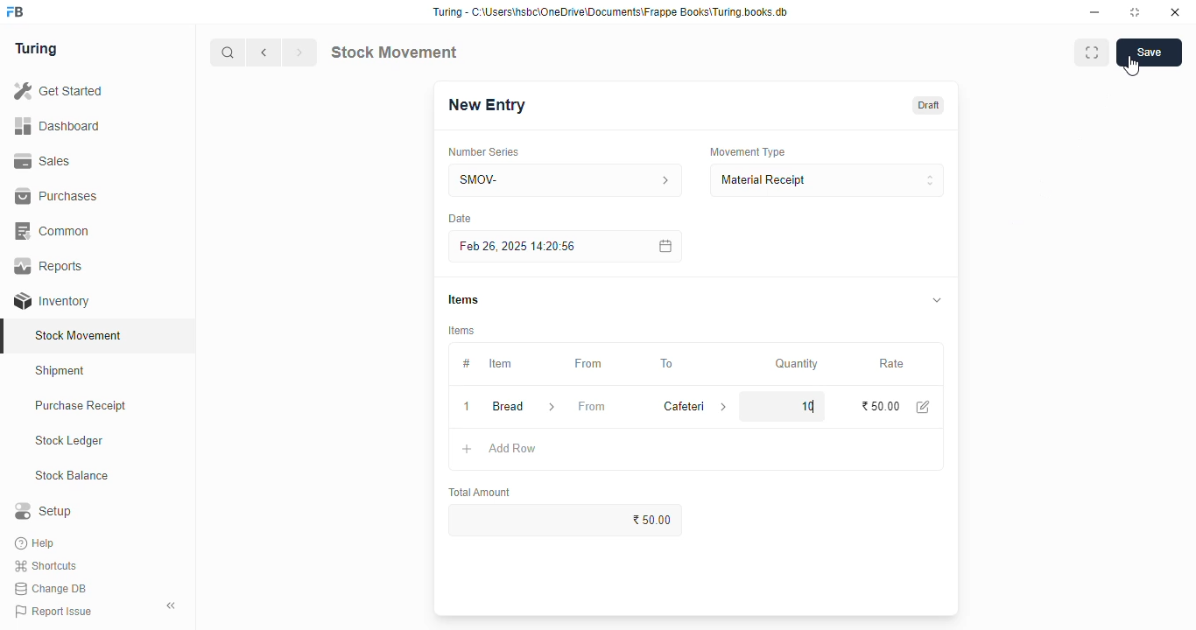  Describe the element at coordinates (938, 299) in the screenshot. I see `toggle expand/collapse` at that location.